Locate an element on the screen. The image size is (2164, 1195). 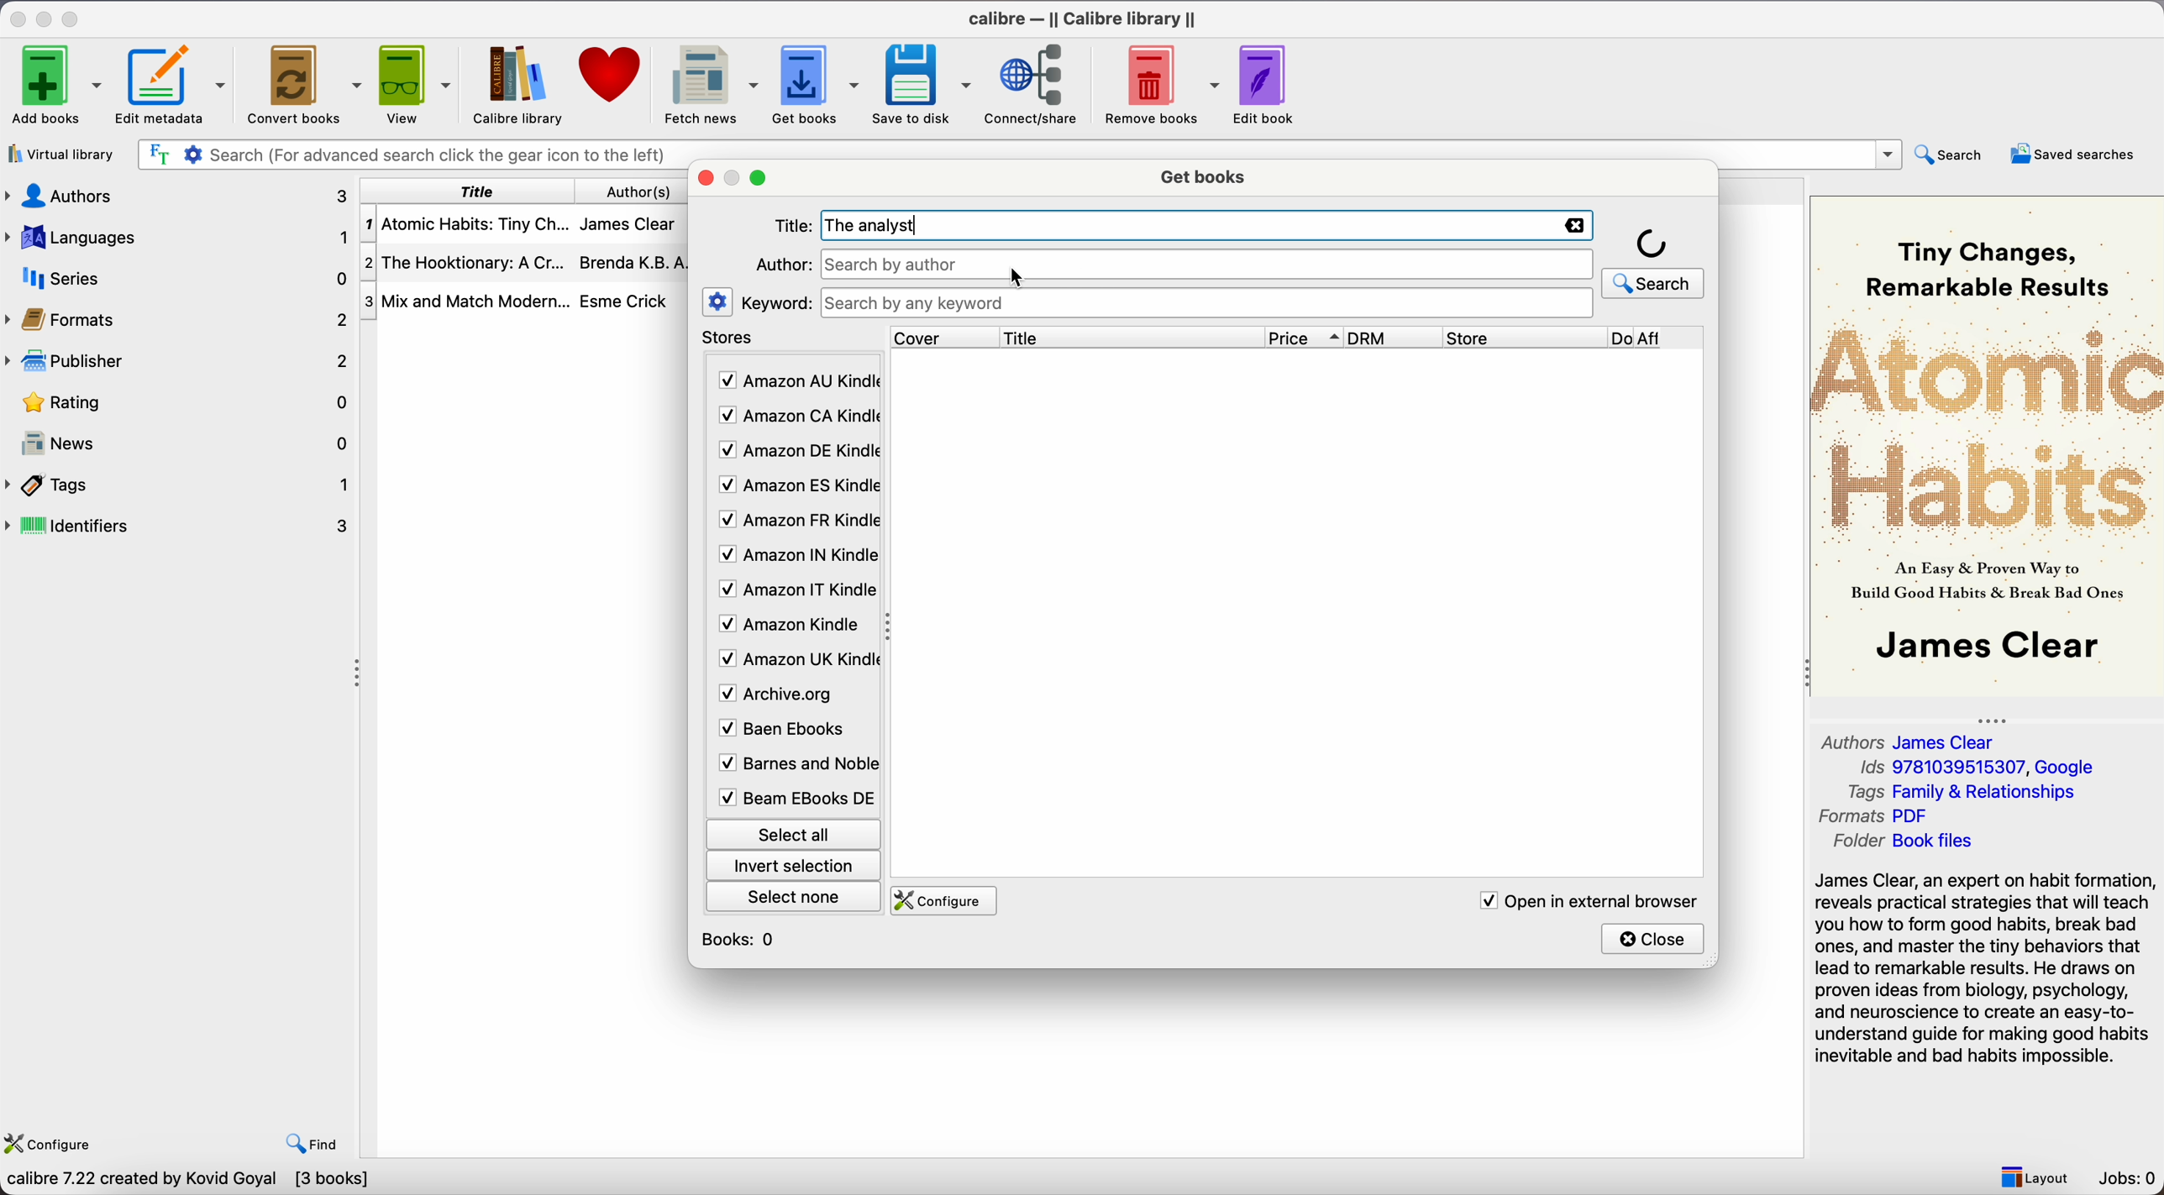
Amazon IT Kindle is located at coordinates (796, 594).